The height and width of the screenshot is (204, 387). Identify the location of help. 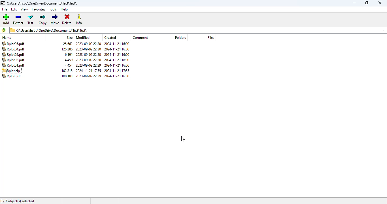
(64, 10).